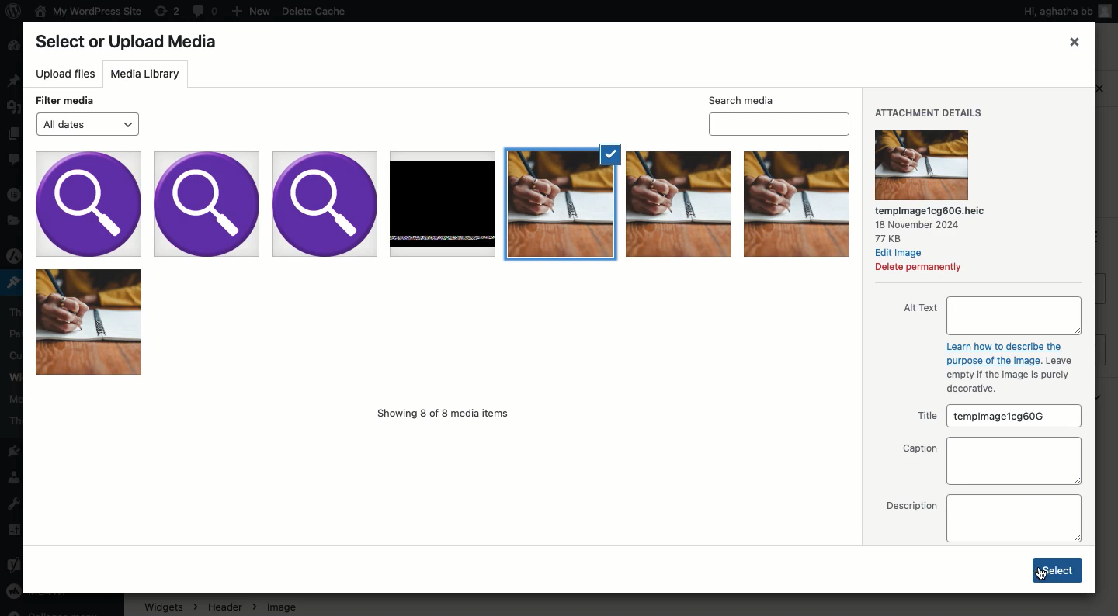  What do you see at coordinates (901, 253) in the screenshot?
I see `Edit image` at bounding box center [901, 253].